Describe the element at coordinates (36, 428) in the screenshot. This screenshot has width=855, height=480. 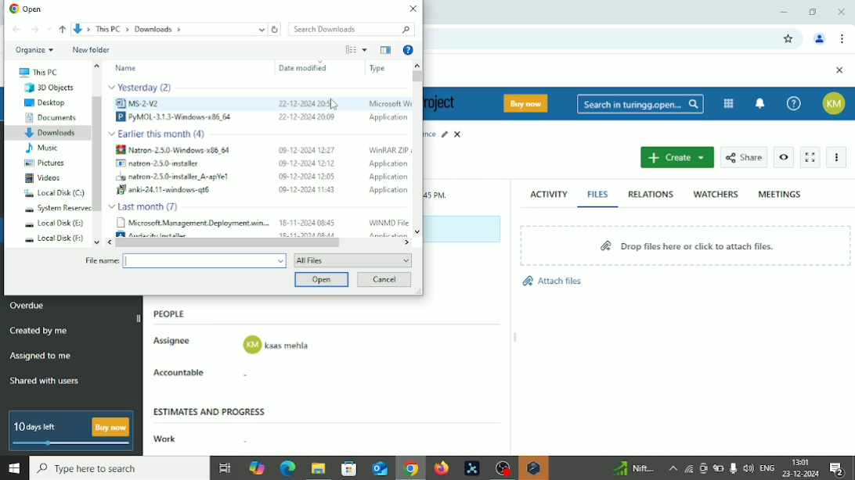
I see `10 days left` at that location.